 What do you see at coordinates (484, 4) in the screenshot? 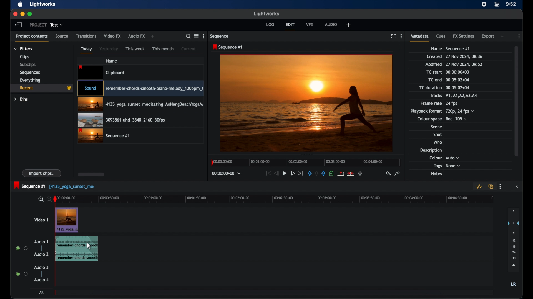
I see `screen recorder icon` at bounding box center [484, 4].